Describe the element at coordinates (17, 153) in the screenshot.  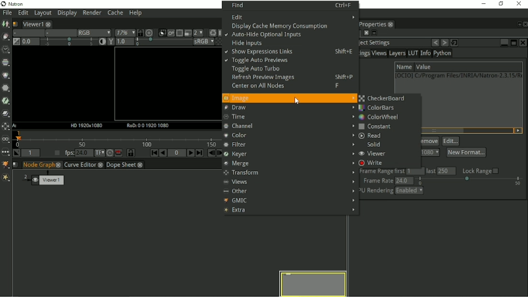
I see `Set playback in point` at that location.